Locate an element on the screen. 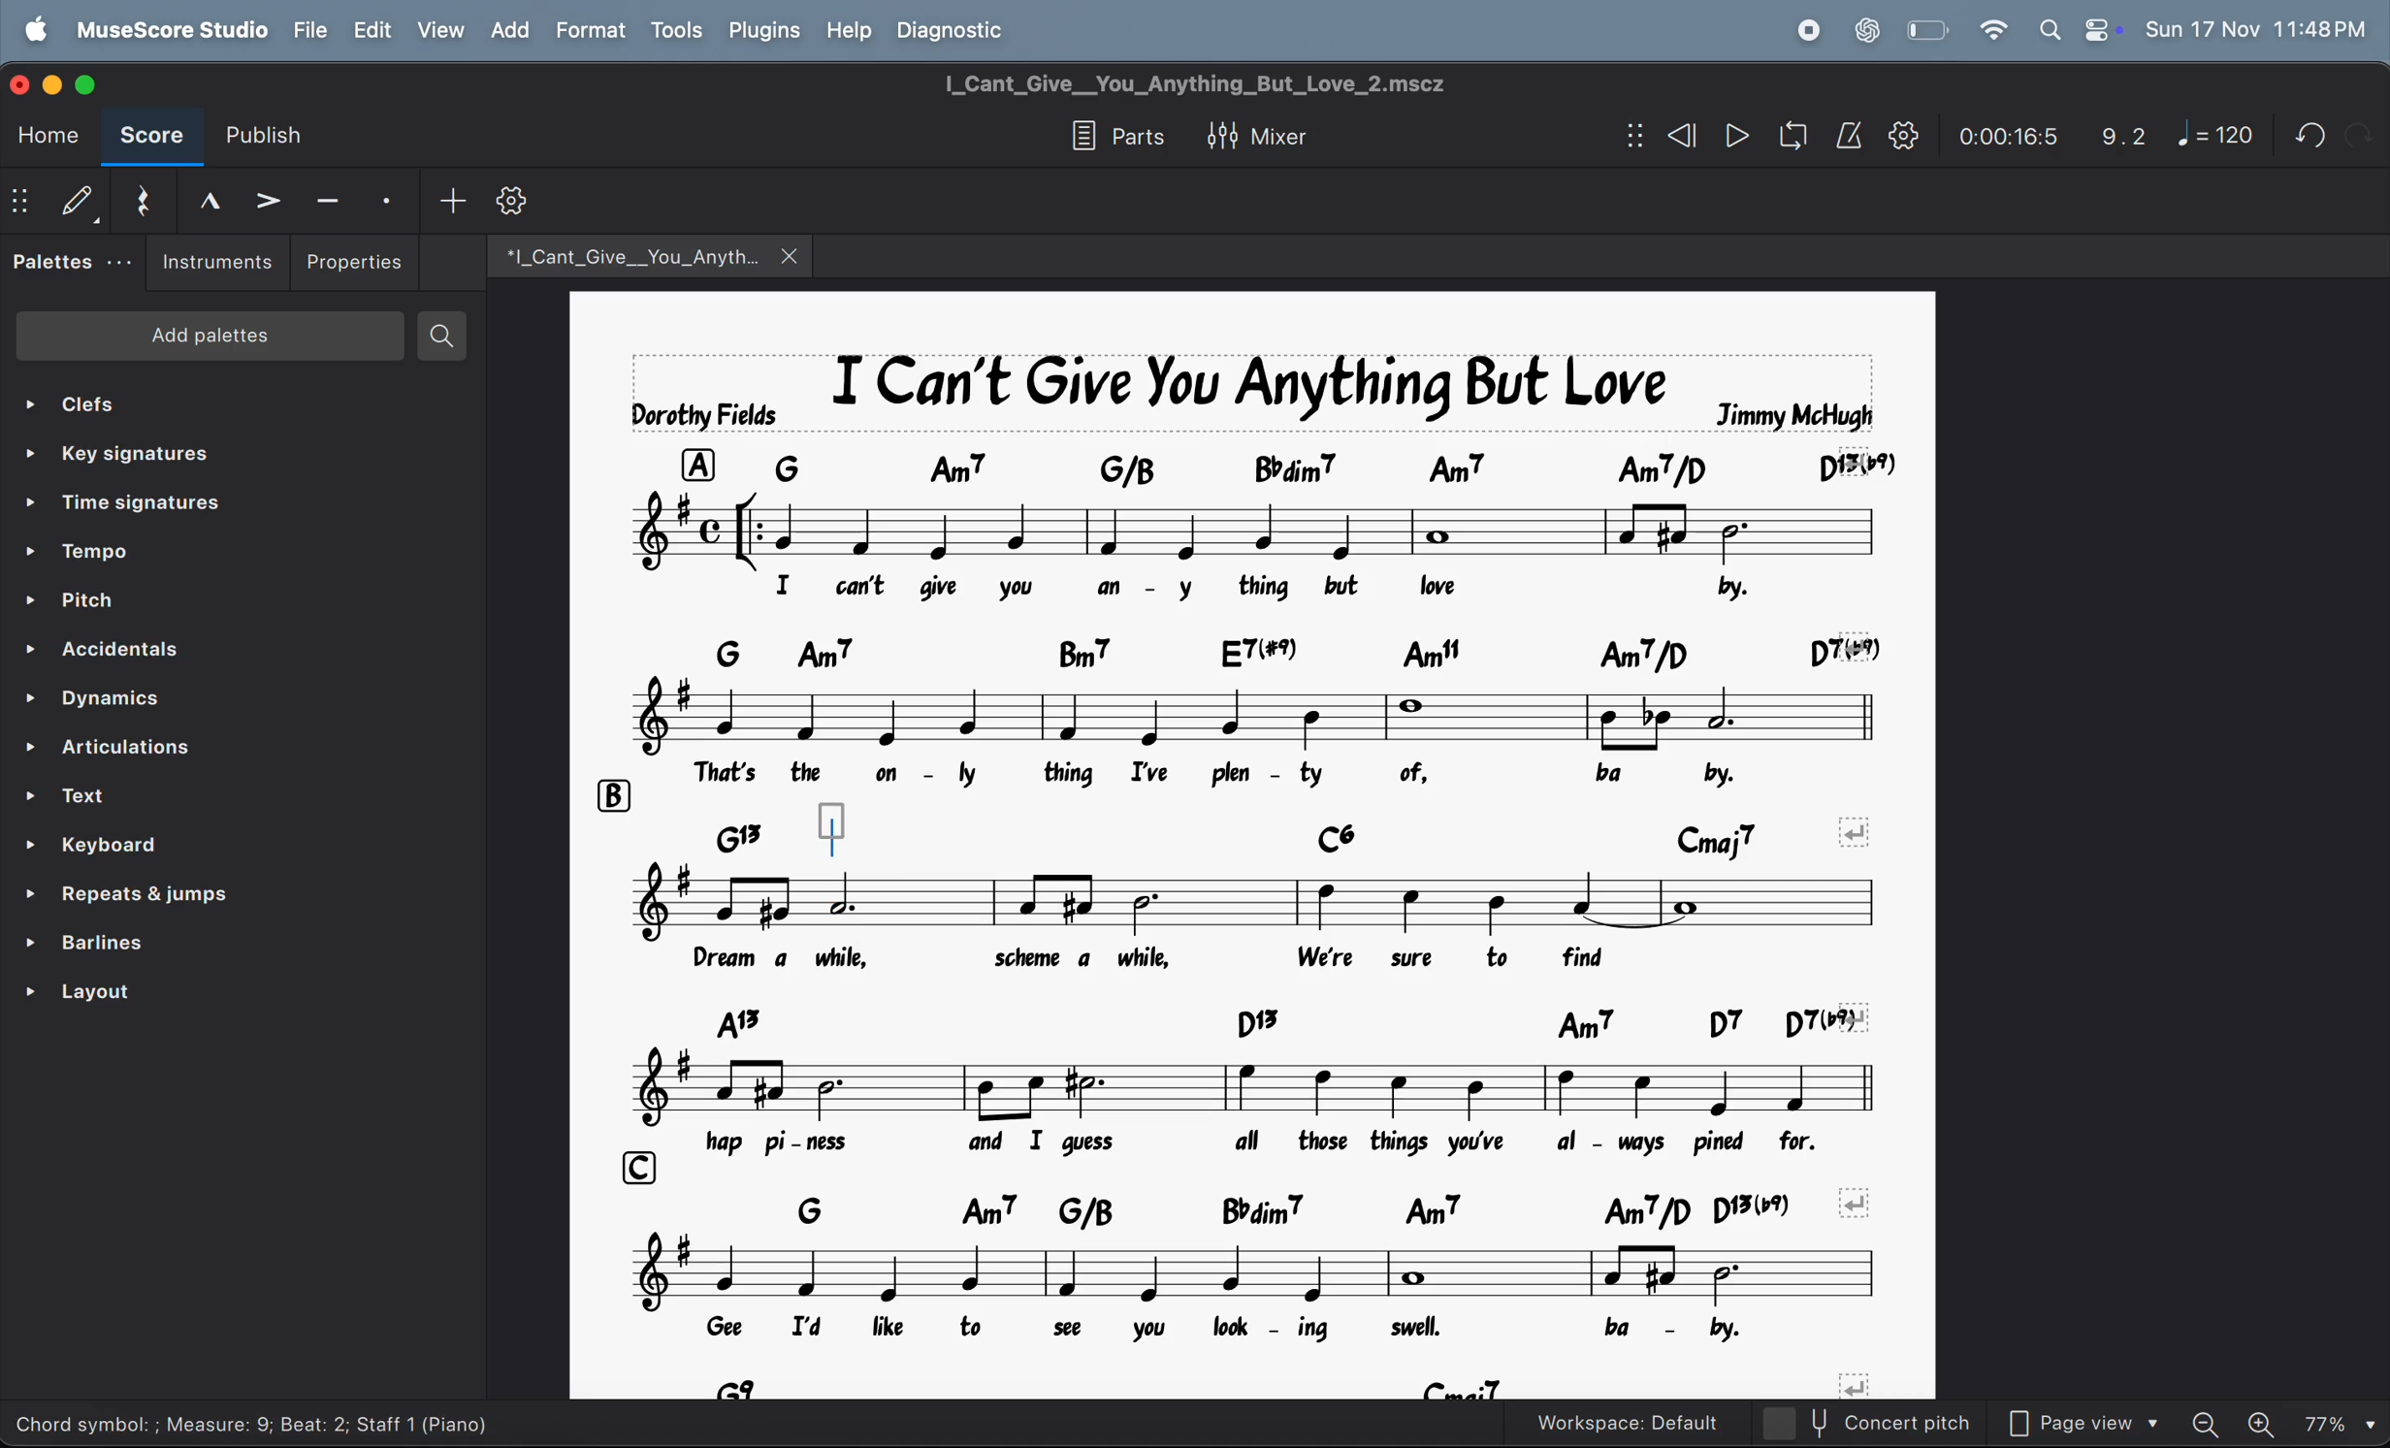 Image resolution: width=2390 pixels, height=1448 pixels. note 120 is located at coordinates (2212, 135).